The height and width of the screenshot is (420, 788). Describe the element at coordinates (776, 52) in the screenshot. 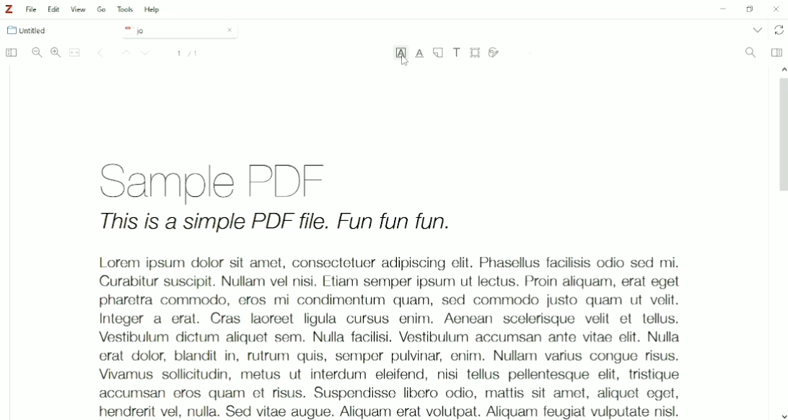

I see `Toggle Context Pane` at that location.